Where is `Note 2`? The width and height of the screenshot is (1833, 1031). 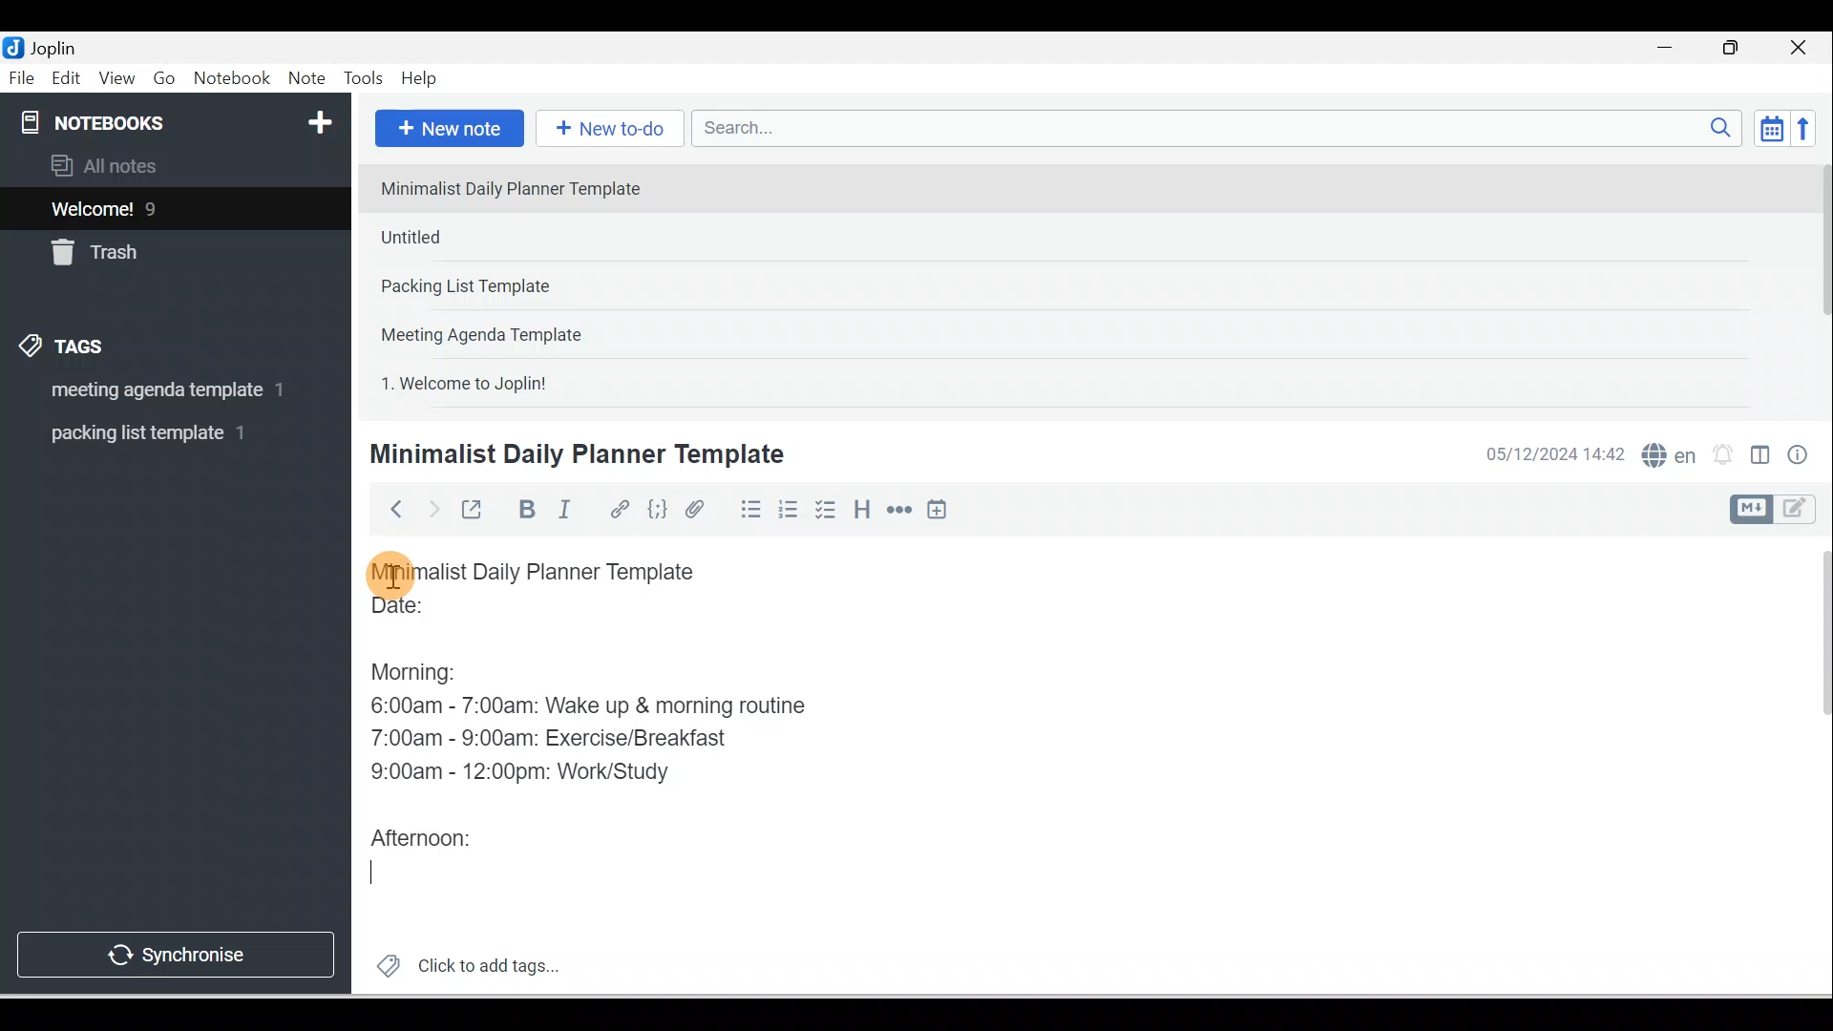 Note 2 is located at coordinates (505, 237).